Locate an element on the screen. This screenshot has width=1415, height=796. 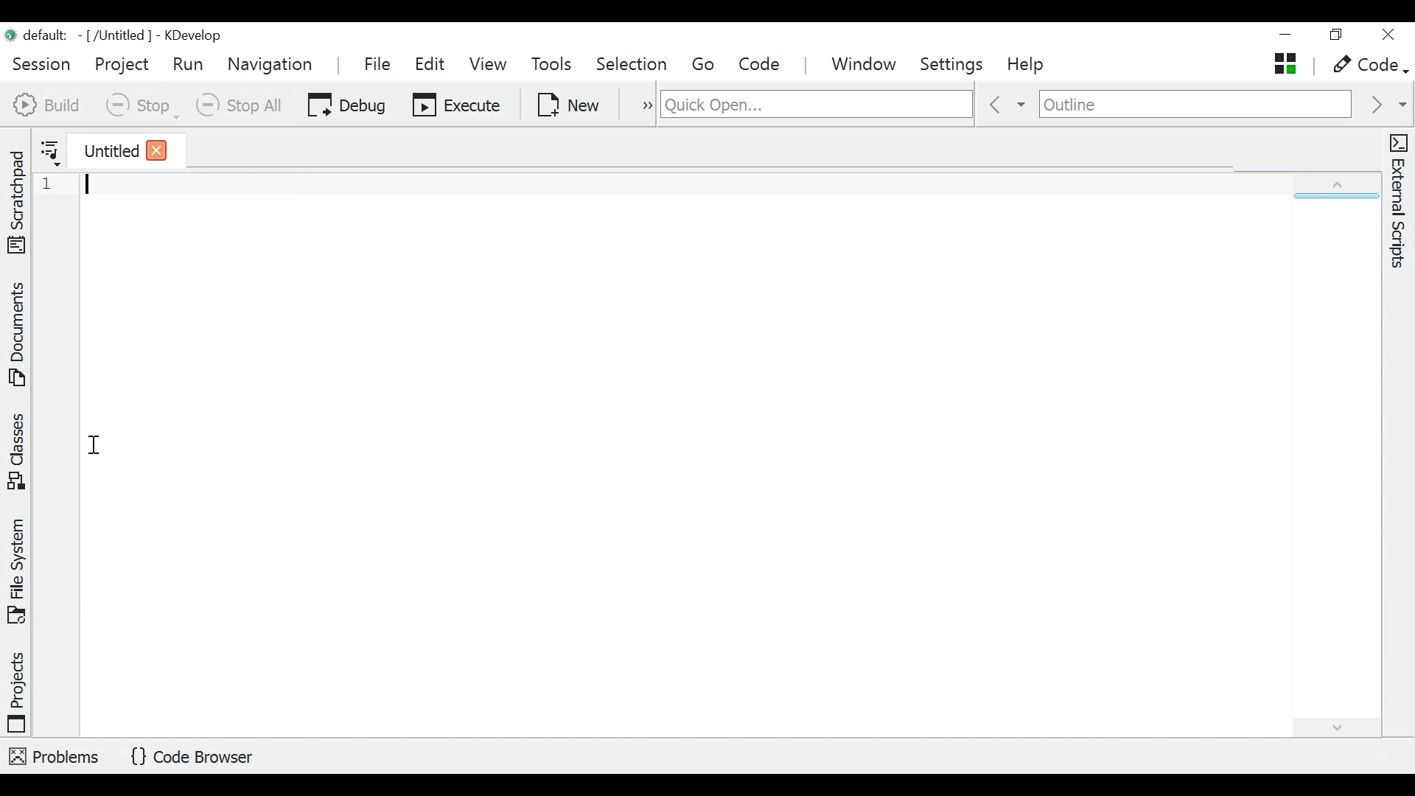
External Scripts is located at coordinates (1398, 202).